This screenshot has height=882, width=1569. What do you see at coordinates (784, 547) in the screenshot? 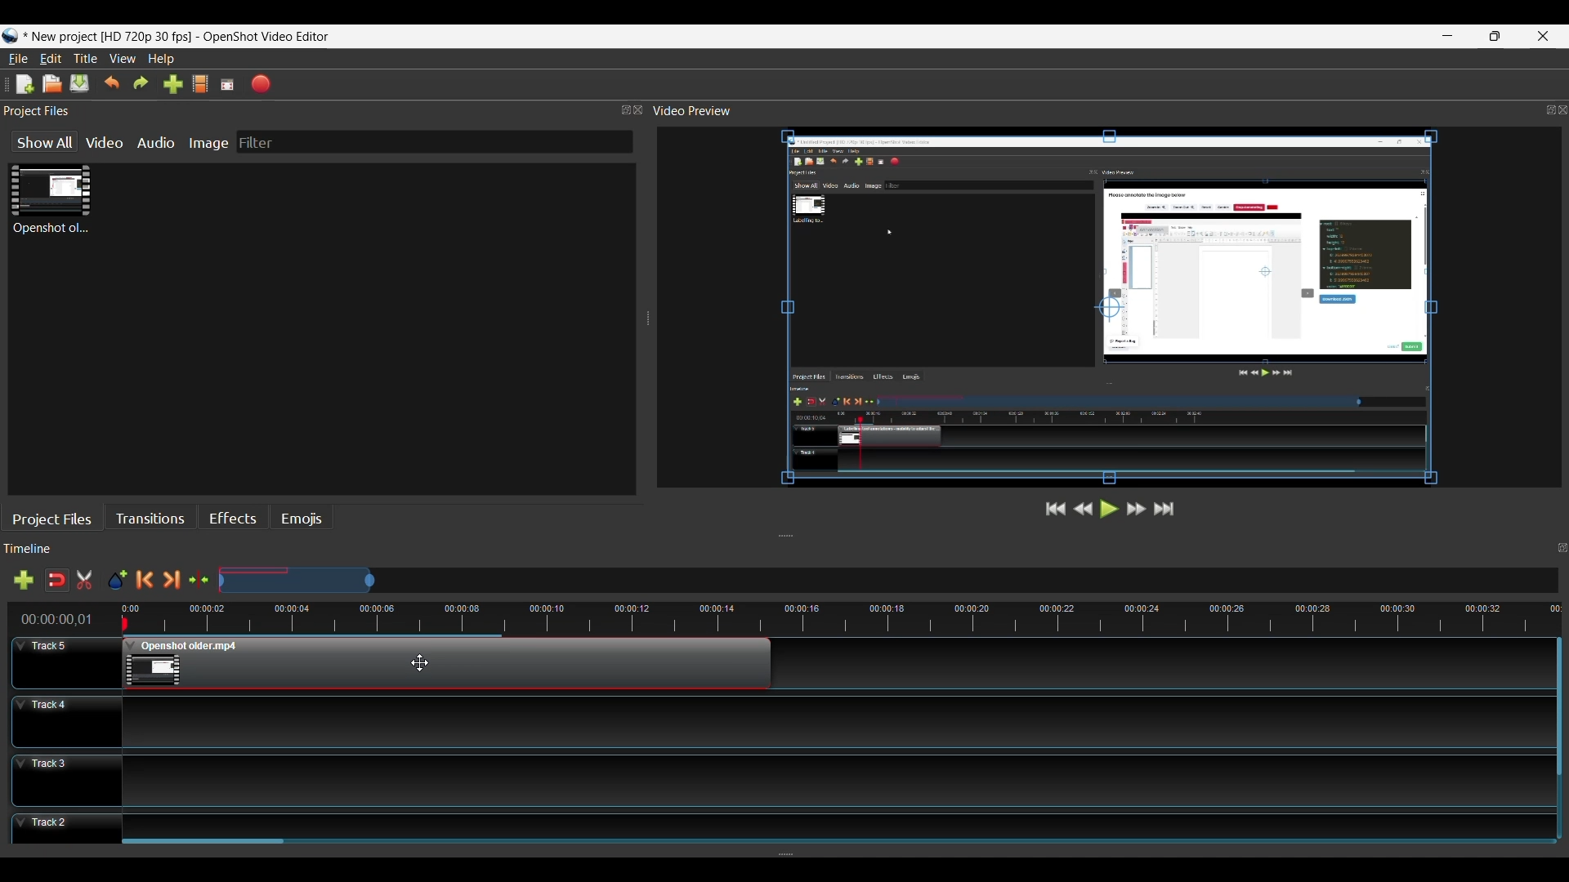
I see `Timeline Panel` at bounding box center [784, 547].